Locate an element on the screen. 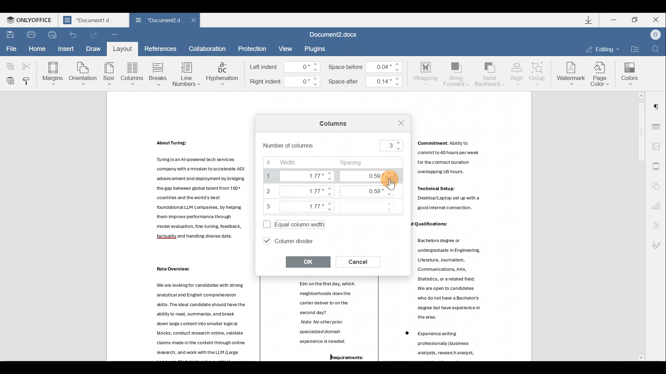 This screenshot has height=374, width=666. Group is located at coordinates (538, 72).